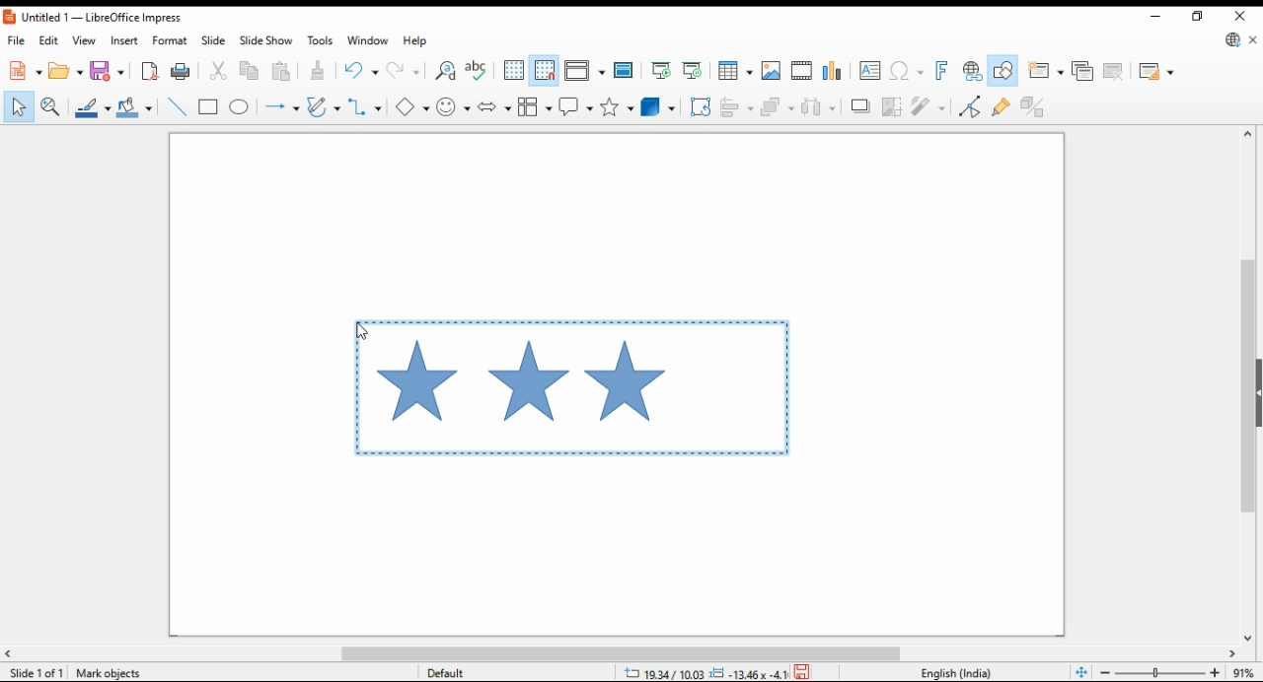 This screenshot has width=1263, height=682. Describe the element at coordinates (282, 106) in the screenshot. I see `lines and arrows` at that location.